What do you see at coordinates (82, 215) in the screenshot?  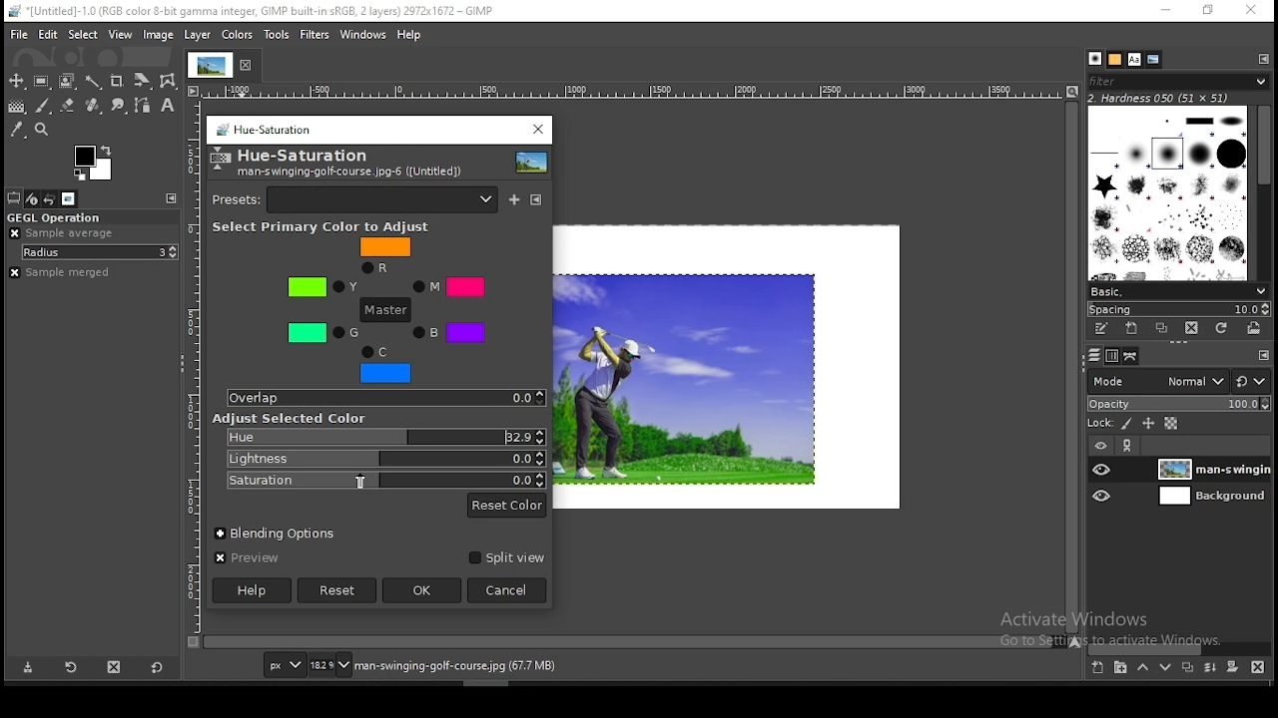 I see `GEGL operation` at bounding box center [82, 215].